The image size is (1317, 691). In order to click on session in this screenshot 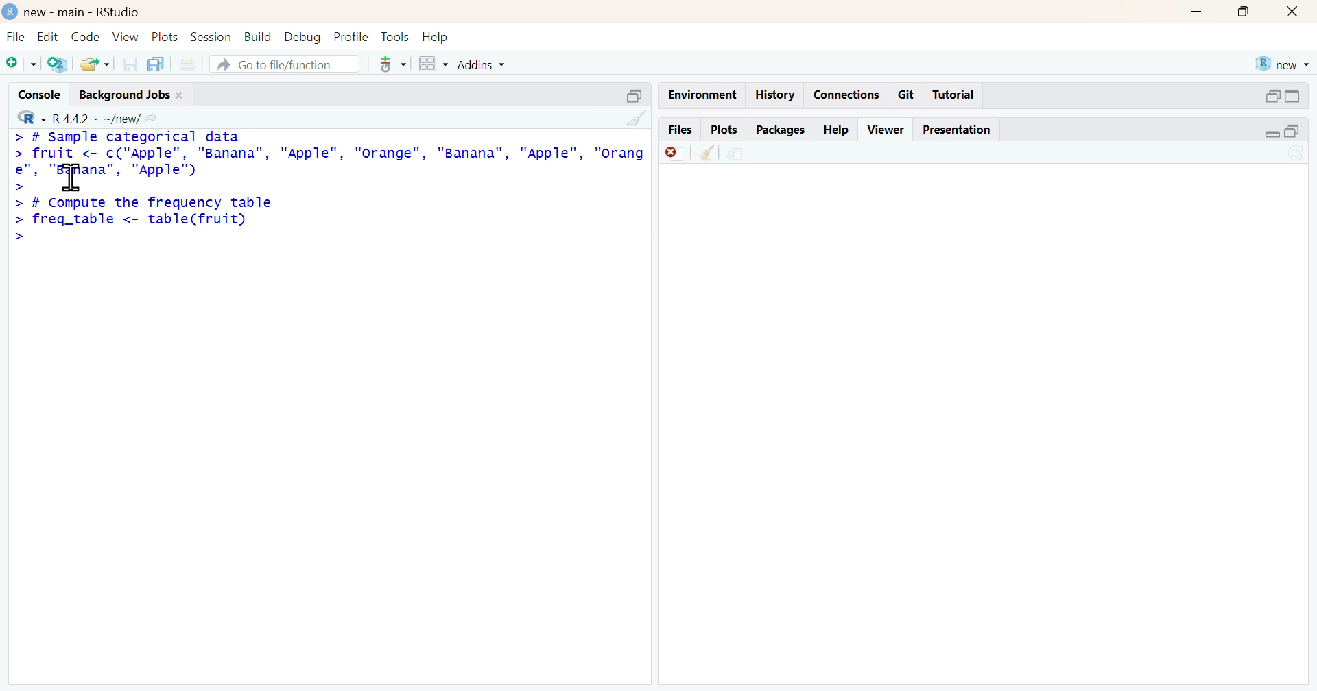, I will do `click(211, 36)`.